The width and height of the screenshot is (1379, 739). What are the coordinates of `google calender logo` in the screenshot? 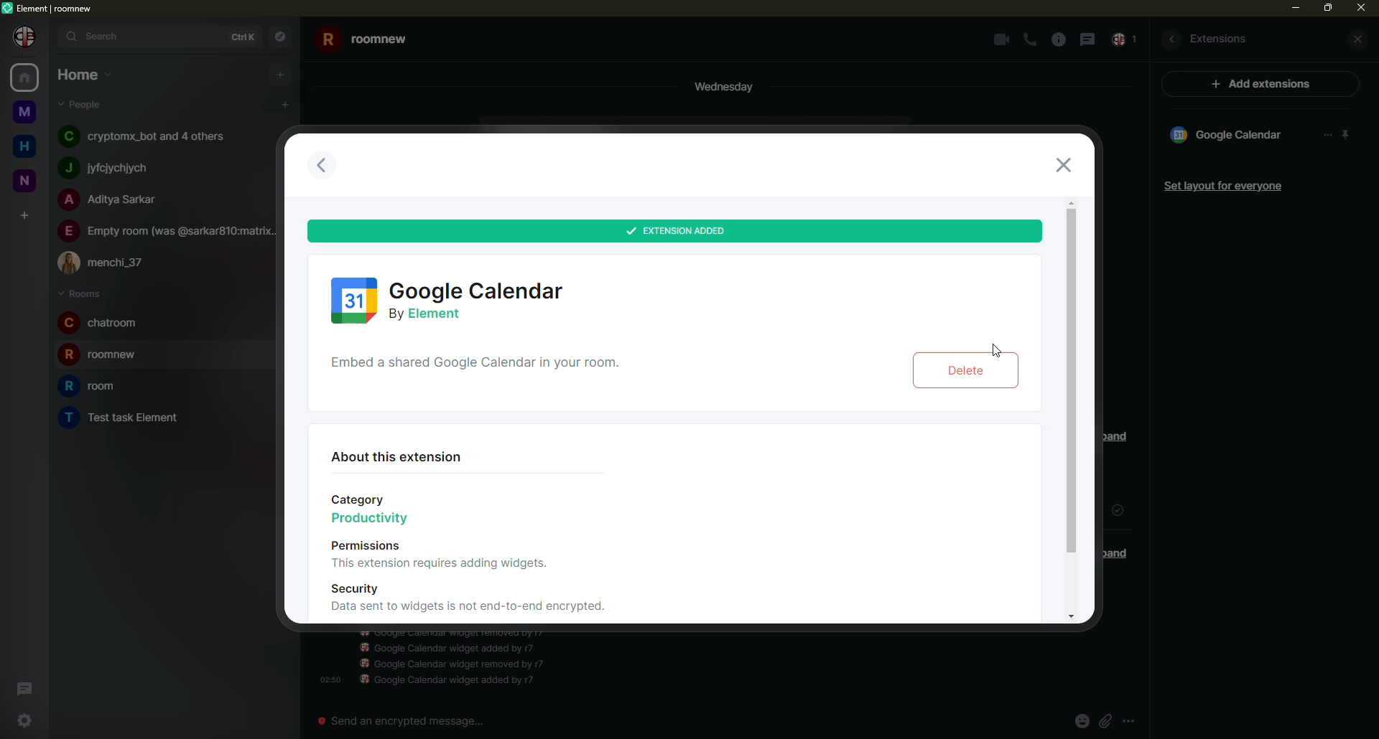 It's located at (353, 301).